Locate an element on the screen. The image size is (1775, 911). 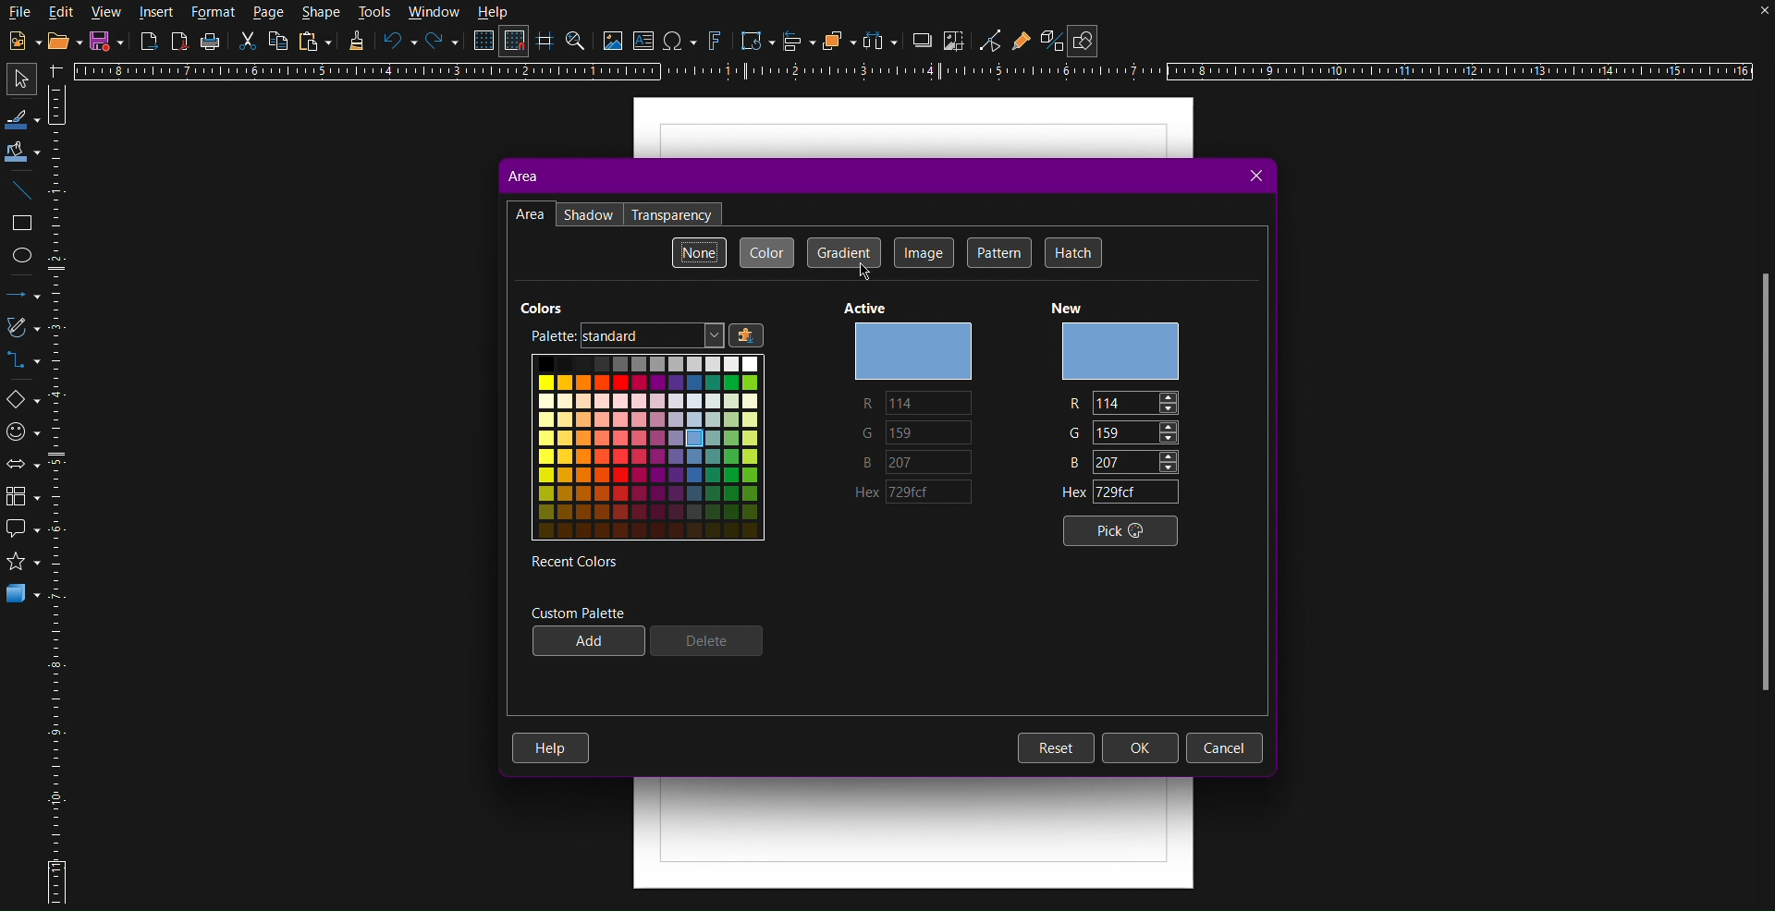
Custom Palette is located at coordinates (577, 612).